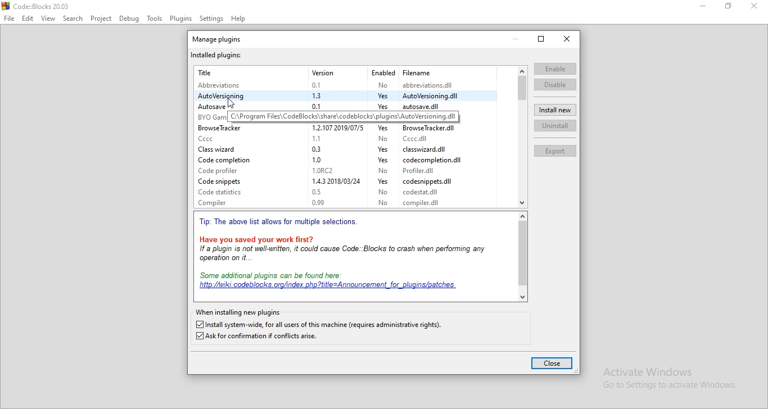  Describe the element at coordinates (382, 85) in the screenshot. I see `No` at that location.